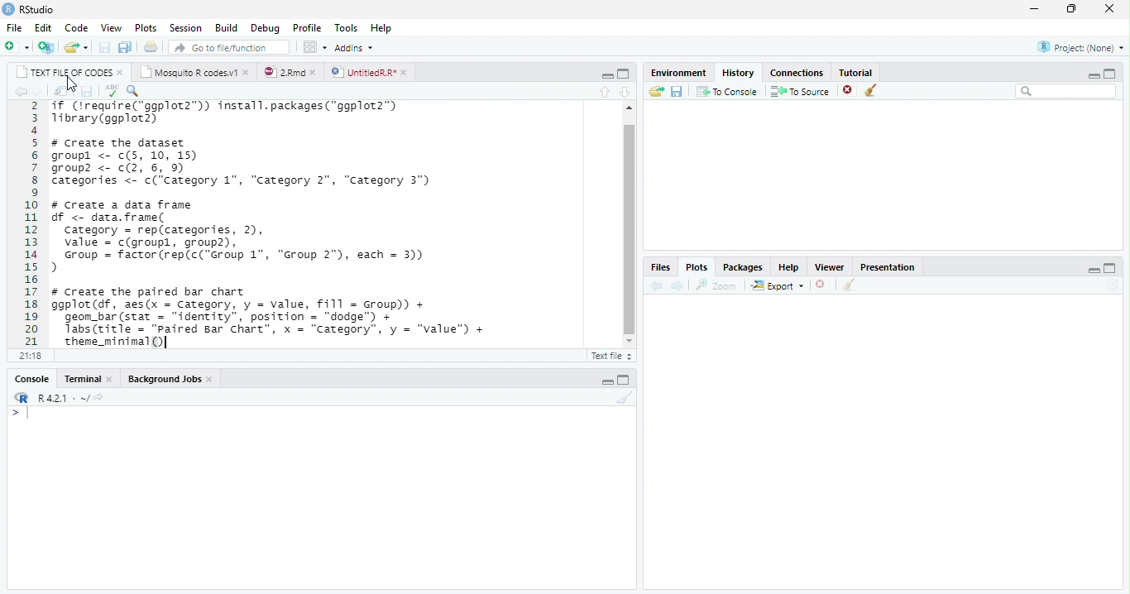  Describe the element at coordinates (65, 73) in the screenshot. I see `text file of codes` at that location.